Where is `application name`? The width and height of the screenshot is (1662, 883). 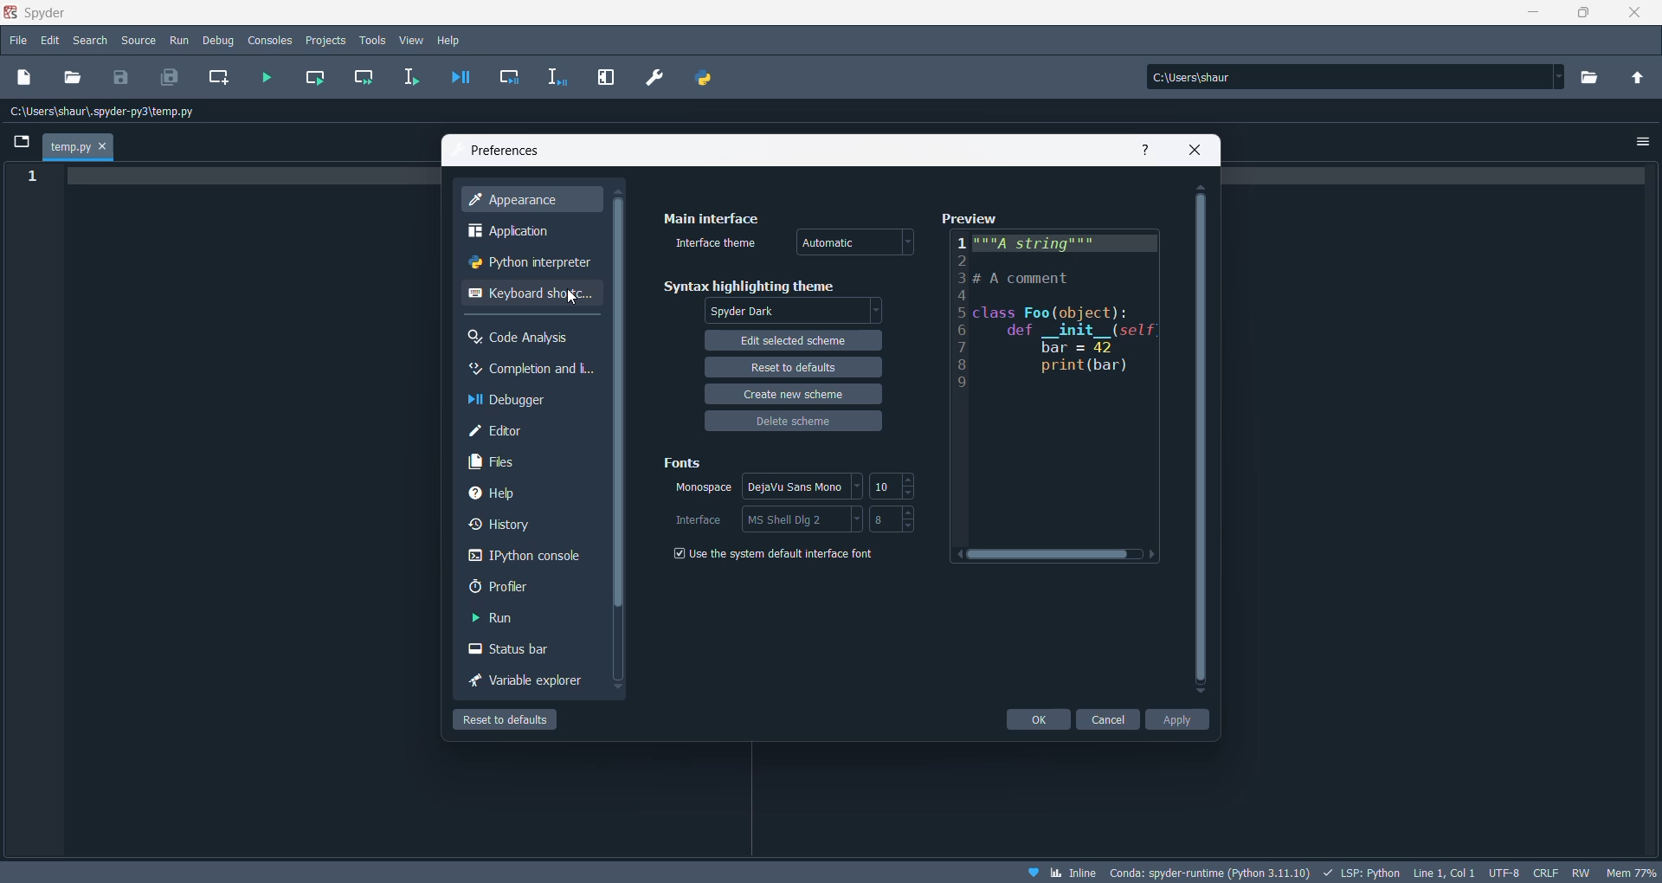 application name is located at coordinates (44, 13).